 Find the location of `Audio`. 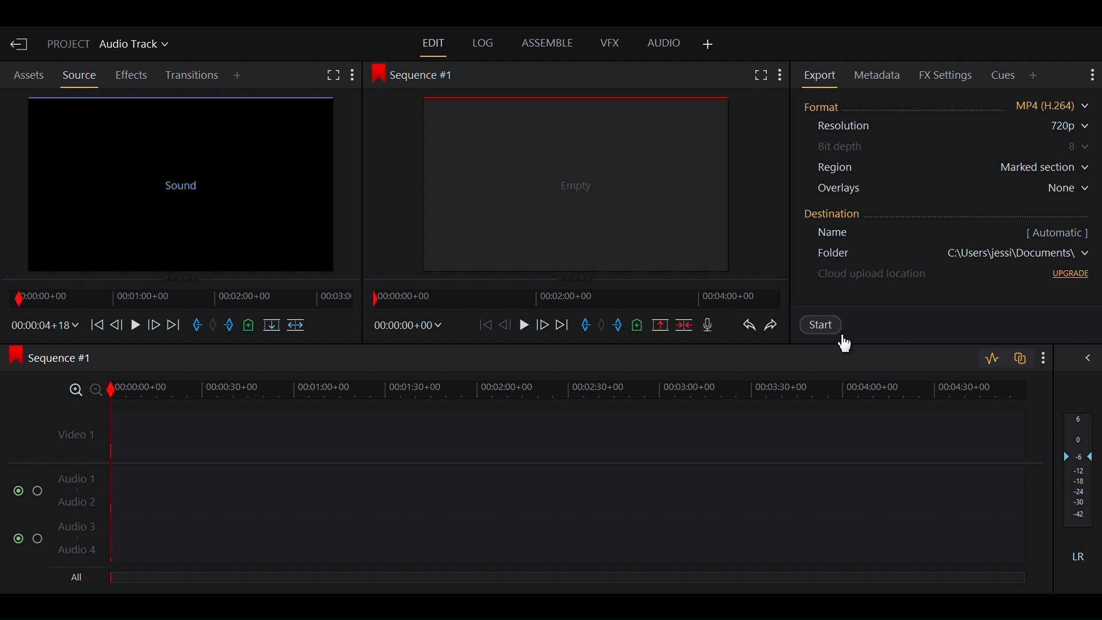

Audio is located at coordinates (664, 44).